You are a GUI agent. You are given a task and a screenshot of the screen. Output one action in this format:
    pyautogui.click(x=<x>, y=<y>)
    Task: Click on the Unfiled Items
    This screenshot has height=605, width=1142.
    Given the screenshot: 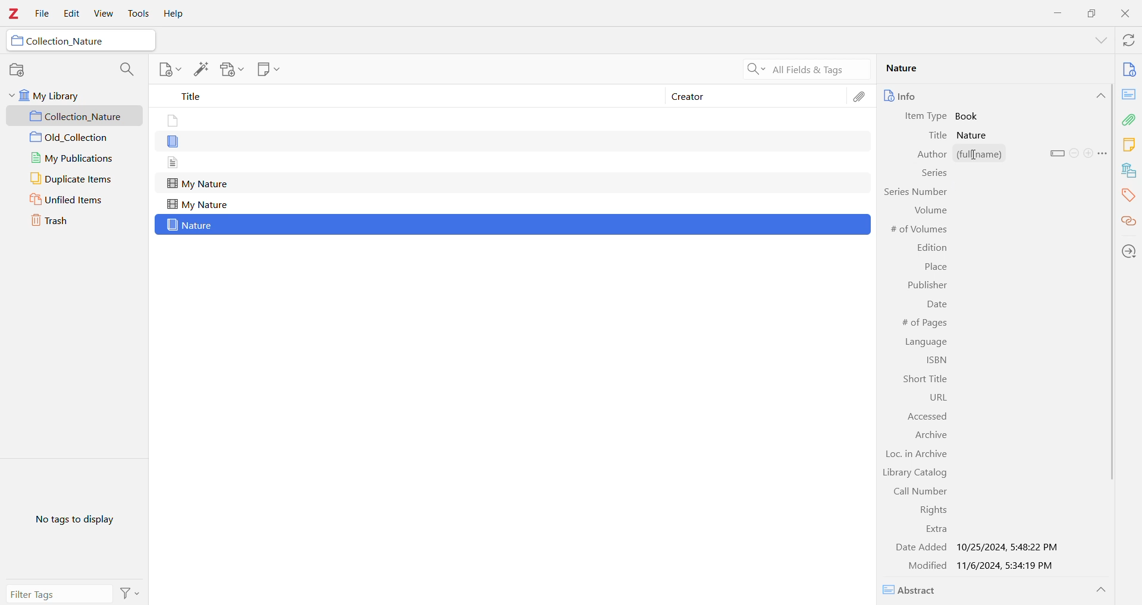 What is the action you would take?
    pyautogui.click(x=74, y=200)
    